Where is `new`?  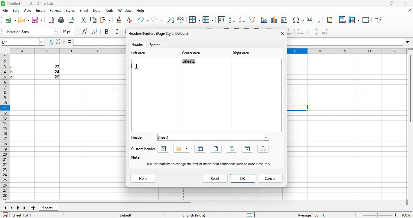 new is located at coordinates (10, 20).